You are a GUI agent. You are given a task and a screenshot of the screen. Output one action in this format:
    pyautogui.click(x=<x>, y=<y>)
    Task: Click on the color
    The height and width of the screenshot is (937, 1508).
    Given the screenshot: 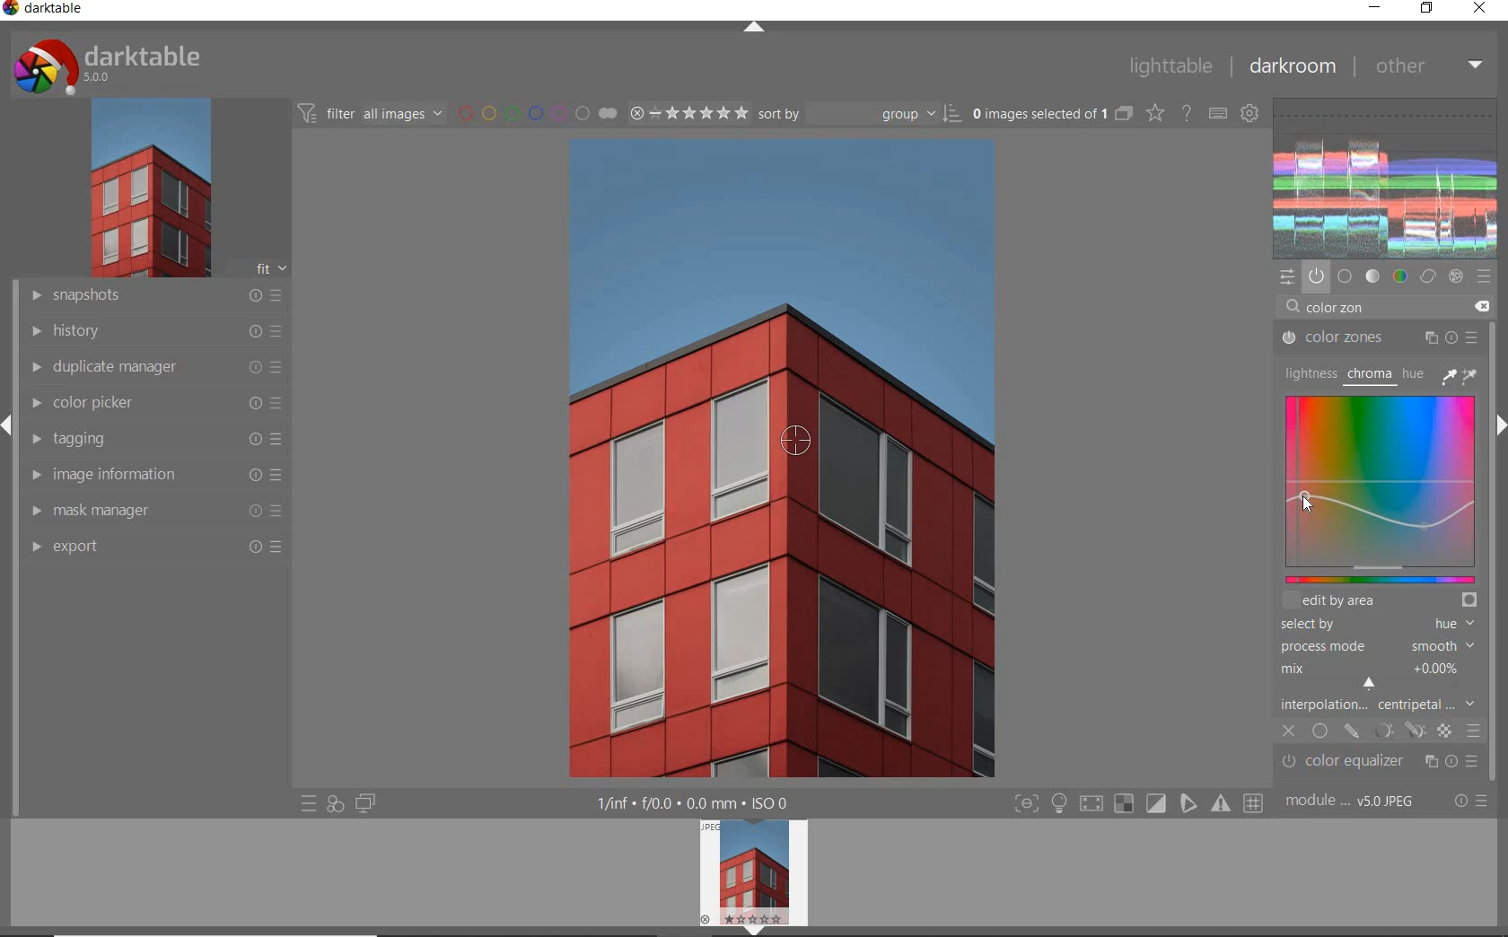 What is the action you would take?
    pyautogui.click(x=1399, y=276)
    